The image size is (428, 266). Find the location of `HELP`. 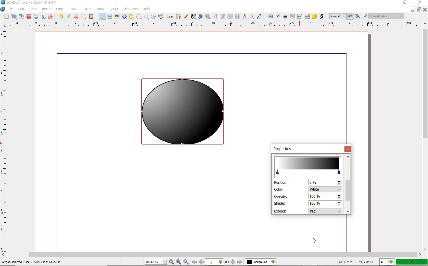

HELP is located at coordinates (147, 9).